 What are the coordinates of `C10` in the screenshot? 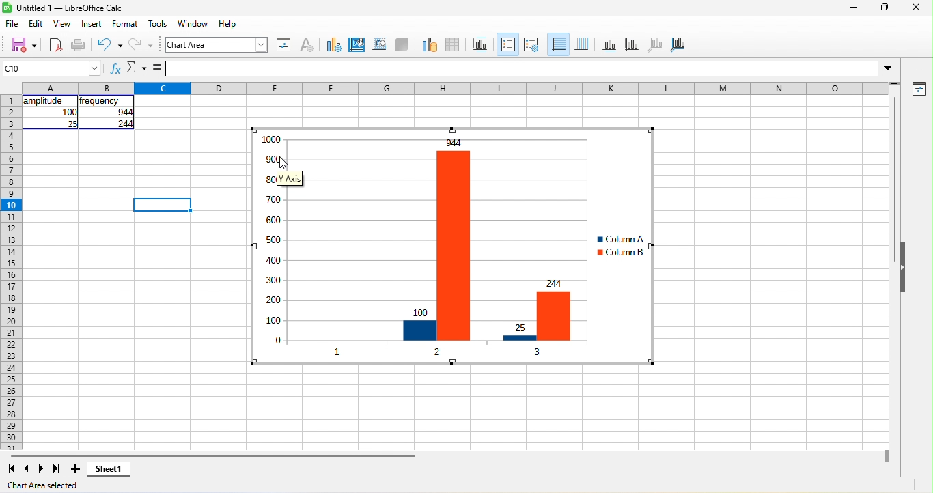 It's located at (52, 68).